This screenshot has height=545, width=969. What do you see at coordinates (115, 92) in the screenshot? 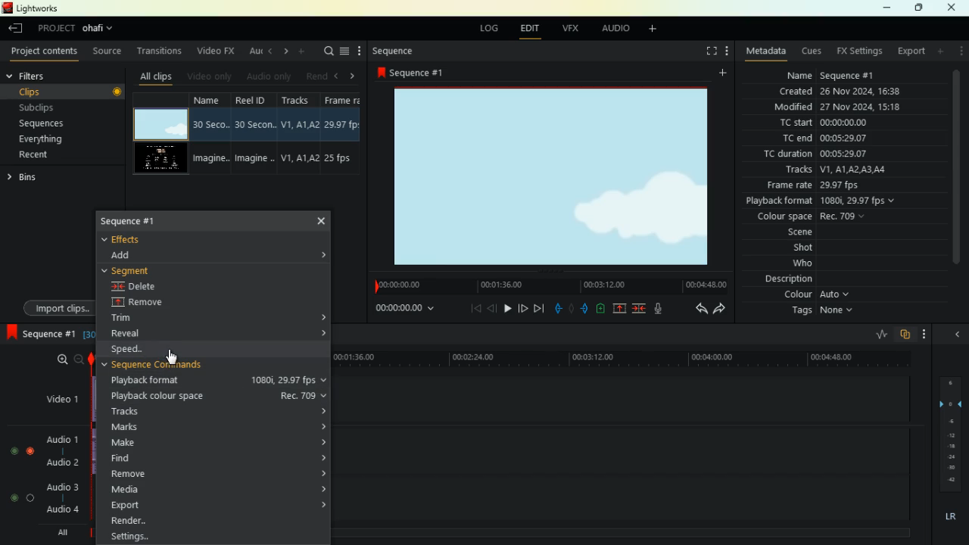
I see `button` at bounding box center [115, 92].